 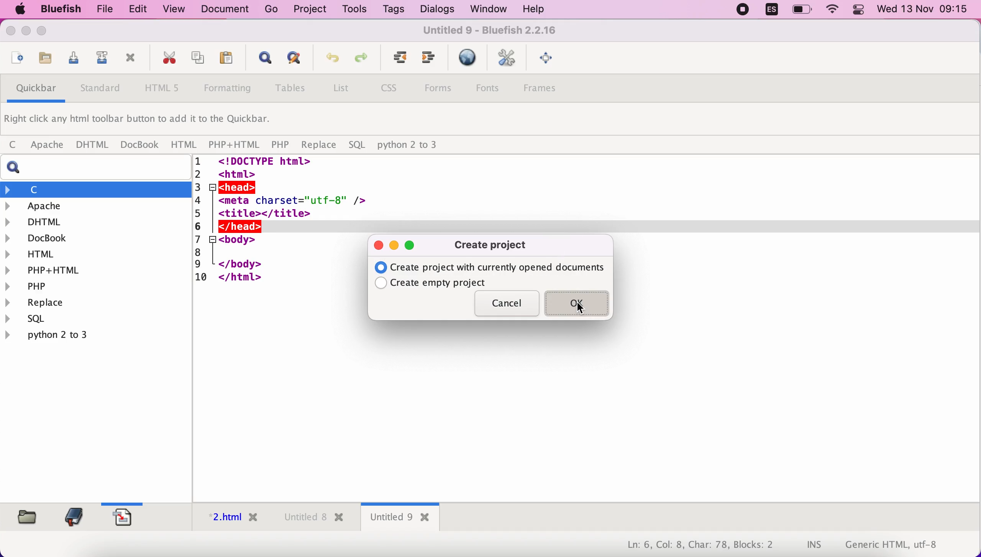 I want to click on resize, so click(x=26, y=33).